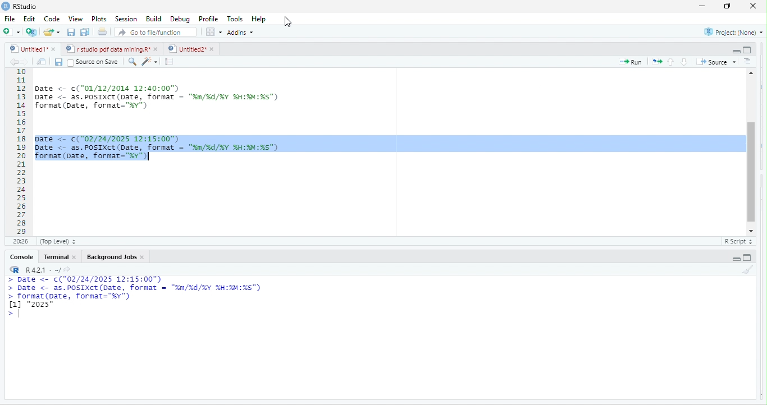  I want to click on scroll down, so click(751, 231).